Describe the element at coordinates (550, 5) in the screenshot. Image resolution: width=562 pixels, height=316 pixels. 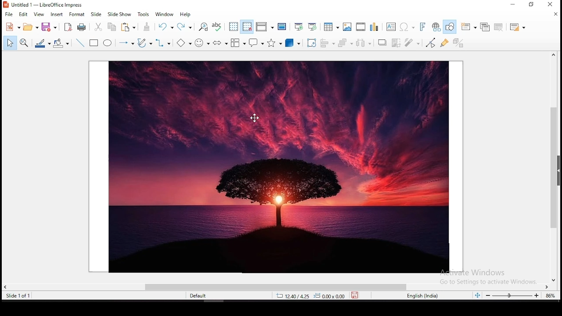
I see `close window` at that location.